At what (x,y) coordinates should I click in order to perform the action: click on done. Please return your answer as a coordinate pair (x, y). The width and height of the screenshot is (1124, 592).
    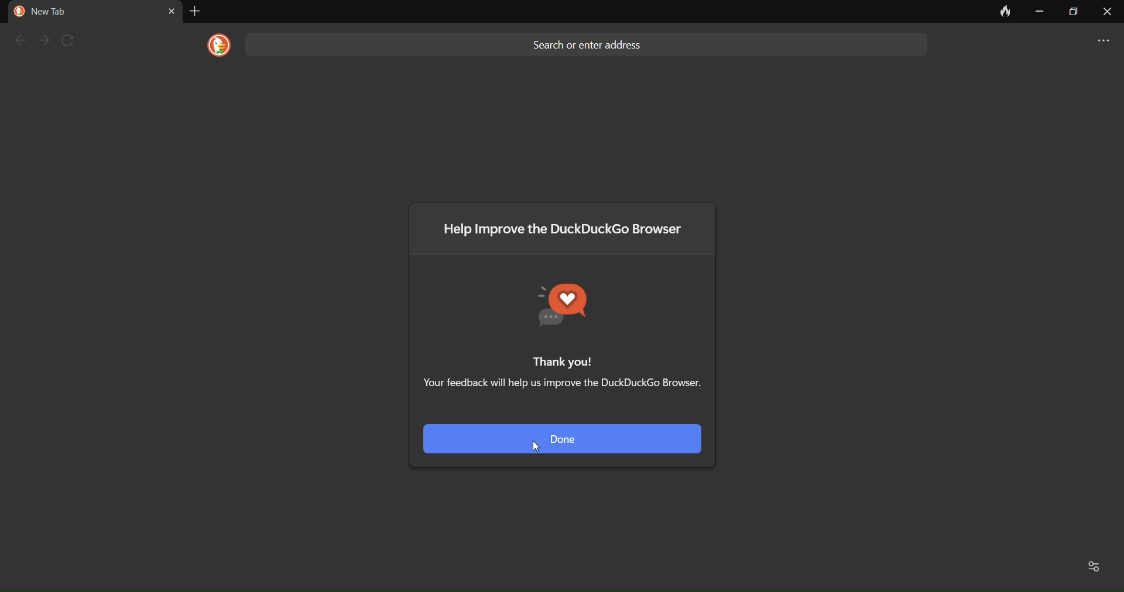
    Looking at the image, I should click on (563, 440).